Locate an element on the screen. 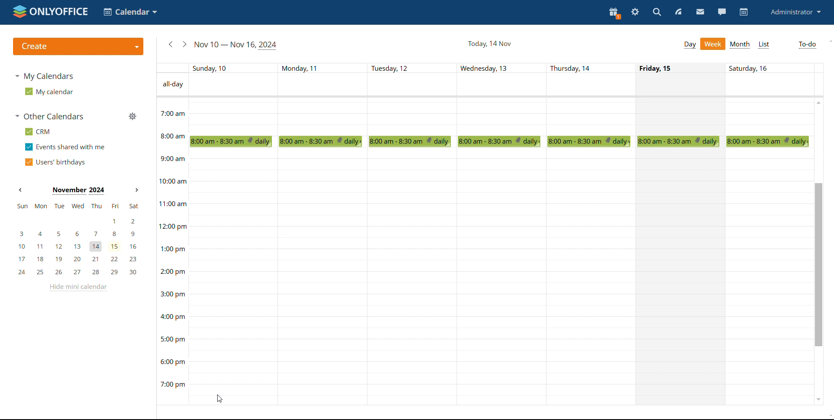  crm is located at coordinates (36, 131).